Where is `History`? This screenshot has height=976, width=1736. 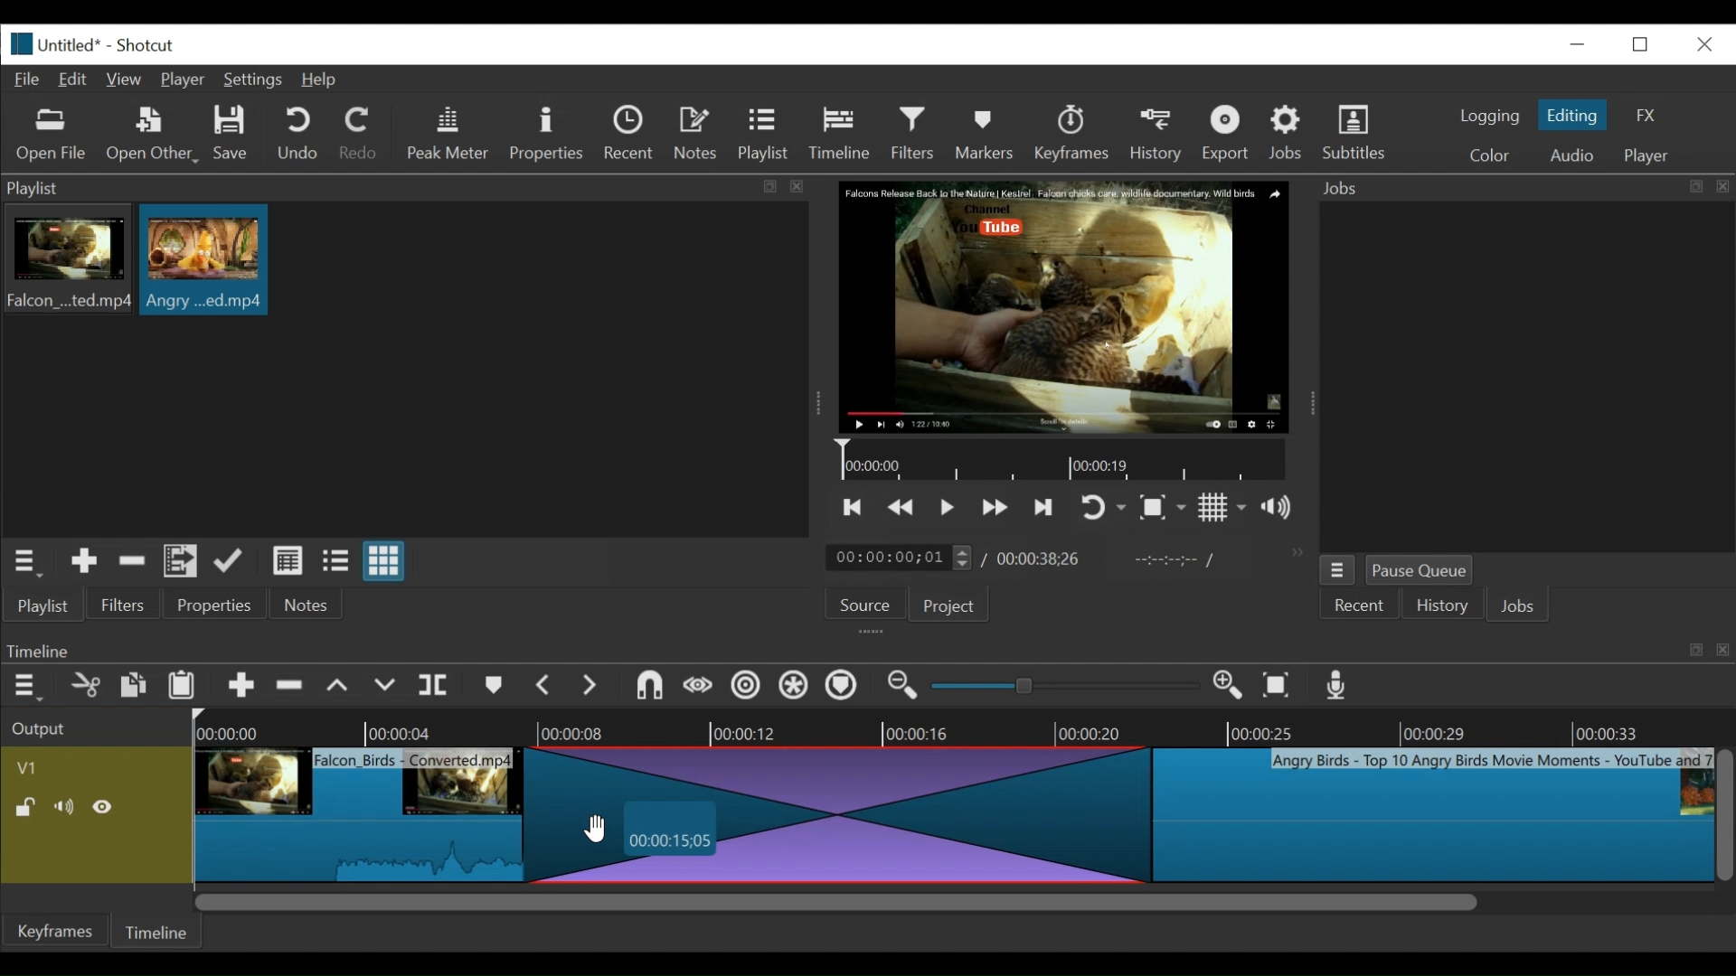
History is located at coordinates (1159, 133).